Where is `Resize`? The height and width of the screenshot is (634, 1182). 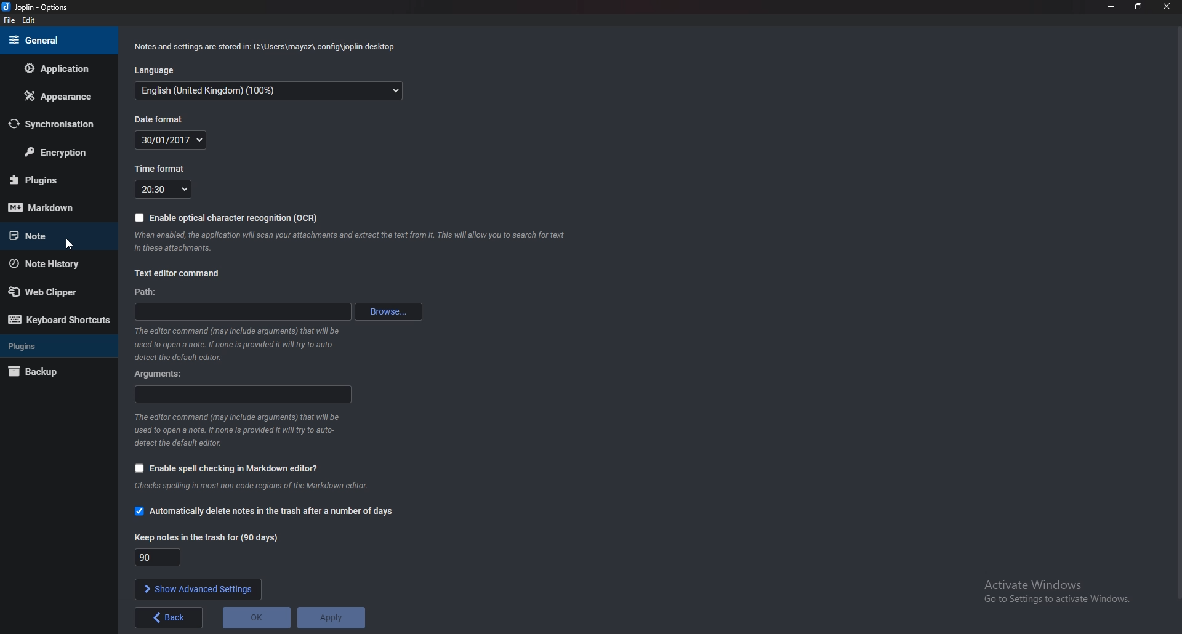
Resize is located at coordinates (1141, 7).